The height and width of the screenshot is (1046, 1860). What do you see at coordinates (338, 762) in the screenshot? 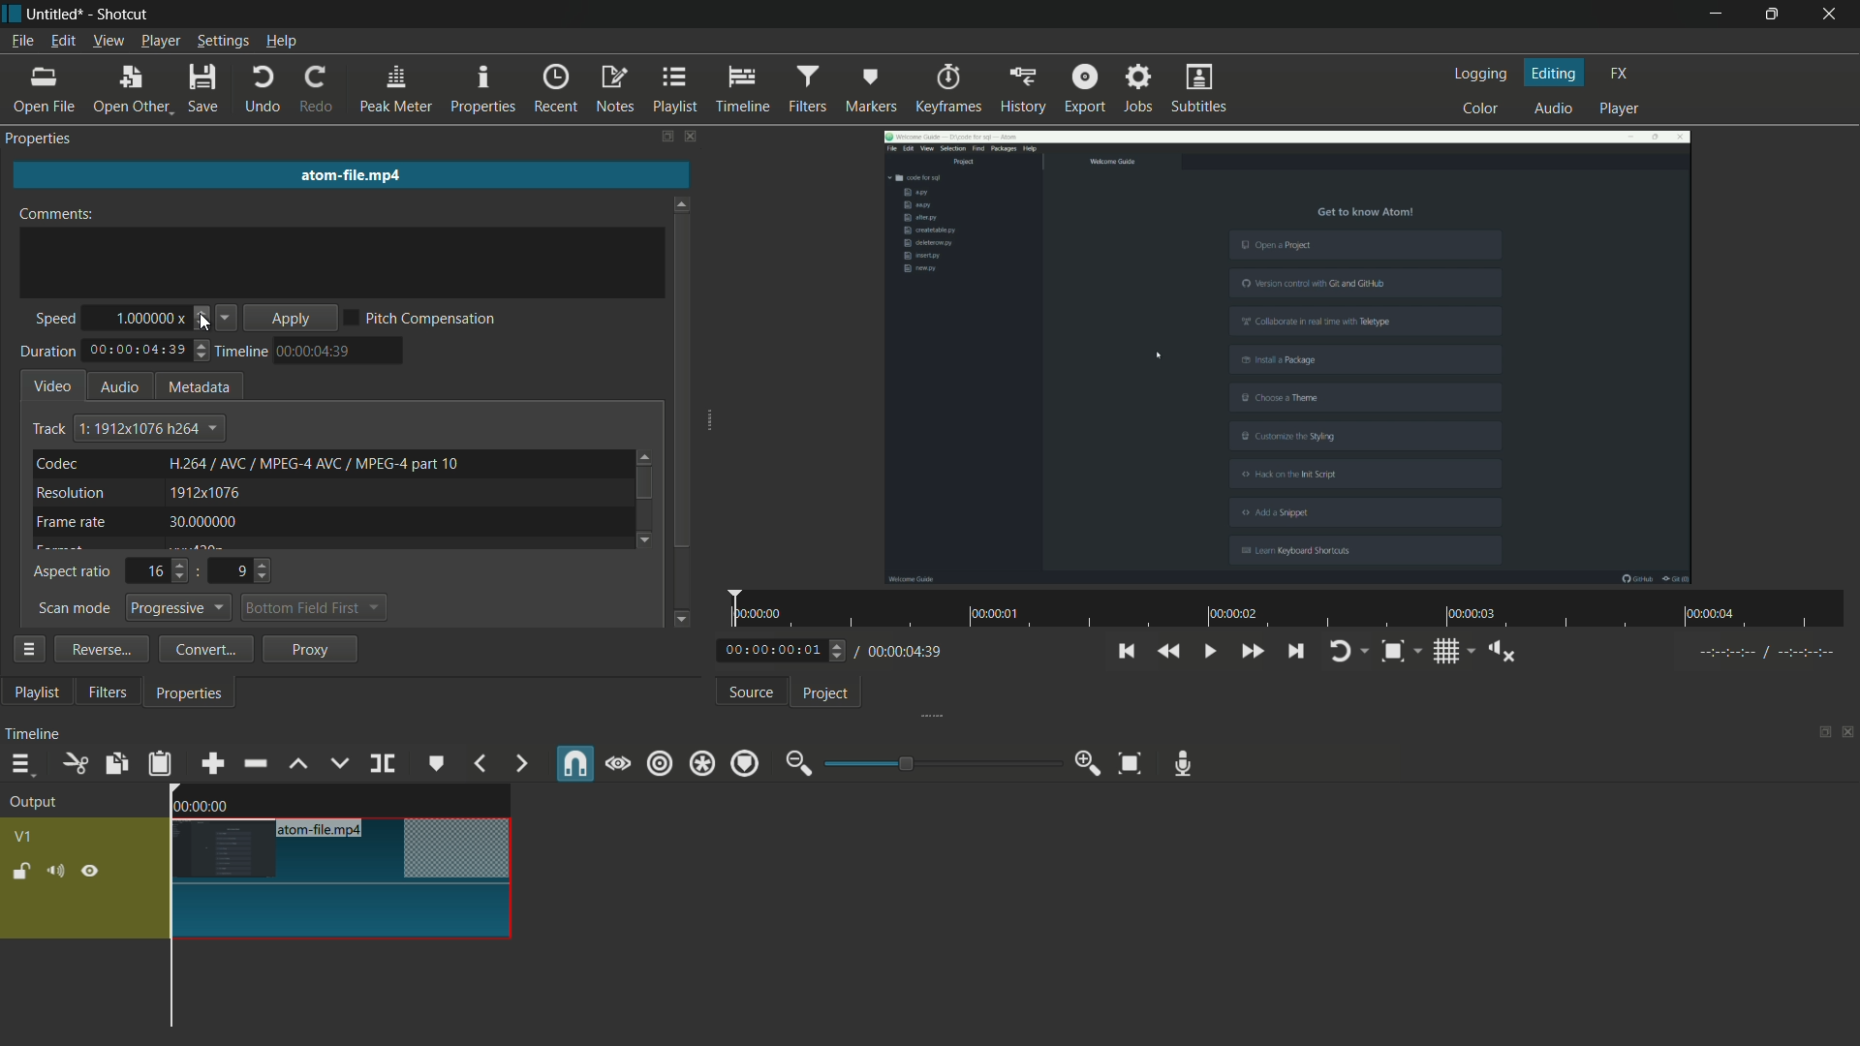
I see `overwrite` at bounding box center [338, 762].